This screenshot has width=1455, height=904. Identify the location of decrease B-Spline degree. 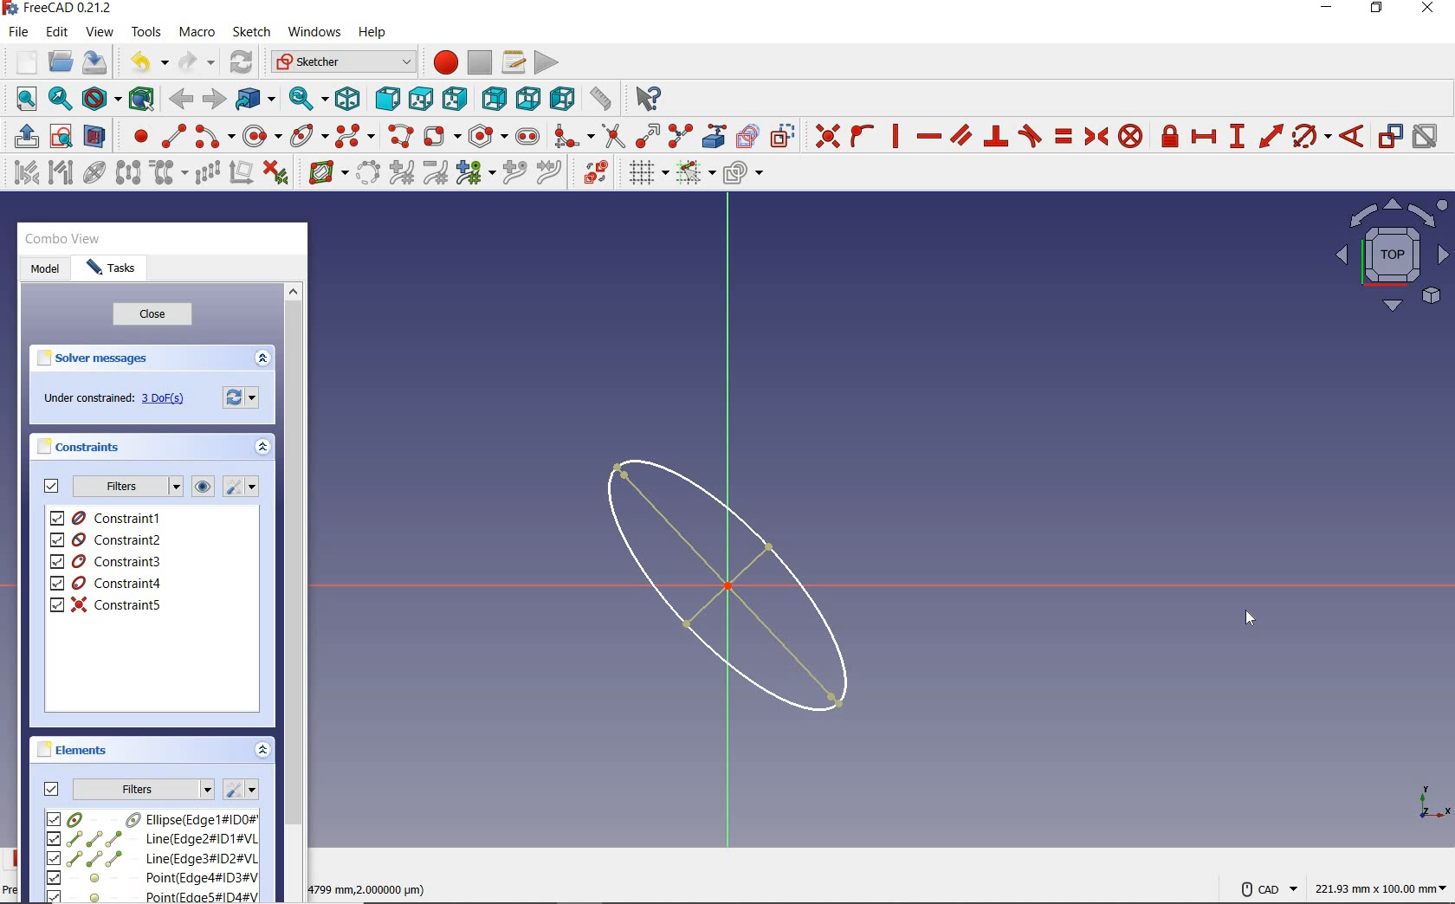
(435, 172).